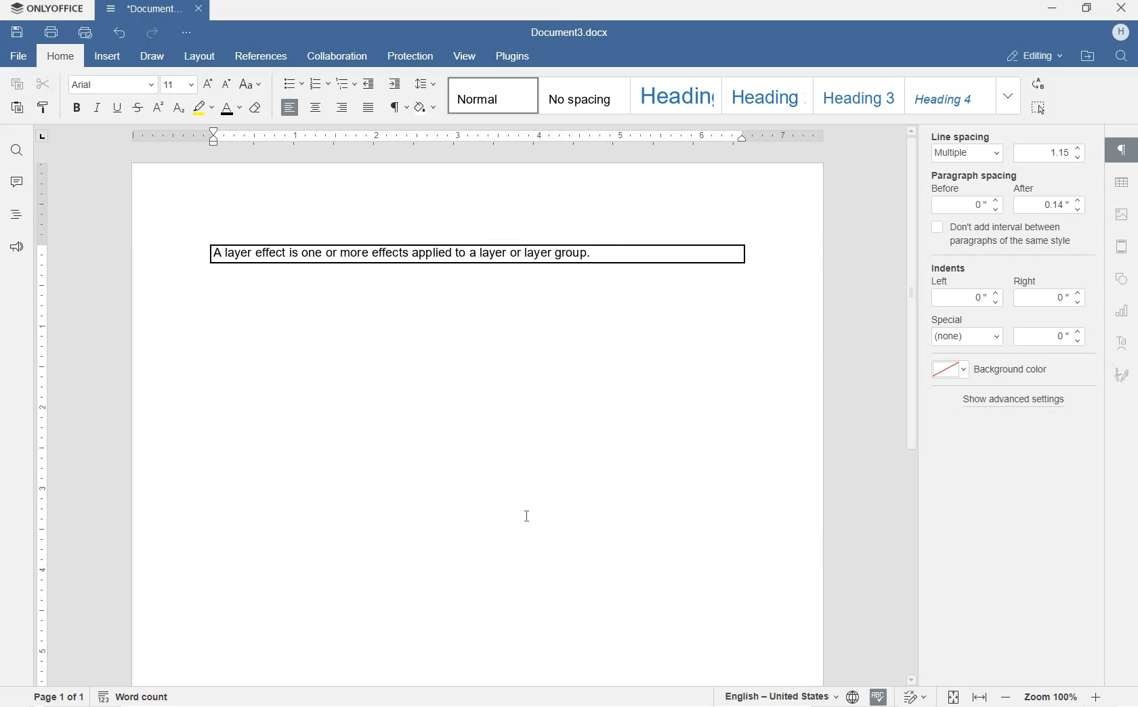 The height and width of the screenshot is (707, 1138). What do you see at coordinates (482, 257) in the screenshot?
I see `A layer effect is one or more effects applied to a layer or layer group.` at bounding box center [482, 257].